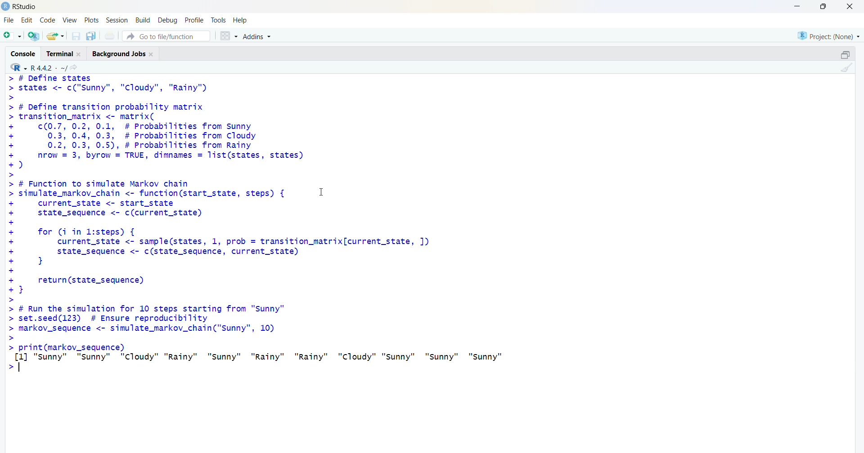 The width and height of the screenshot is (864, 453). I want to click on [1] "sunny" "Sunny" "Cloudy" "Rainy" "Sunny" "Rainy" "Rainy" "Cloudy" "Sunny" "Sunny" "Sunny"
>|, so click(268, 364).